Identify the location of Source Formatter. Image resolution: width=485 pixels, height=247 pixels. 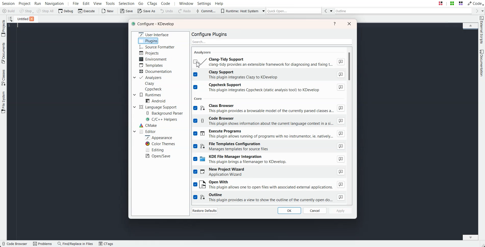
(156, 47).